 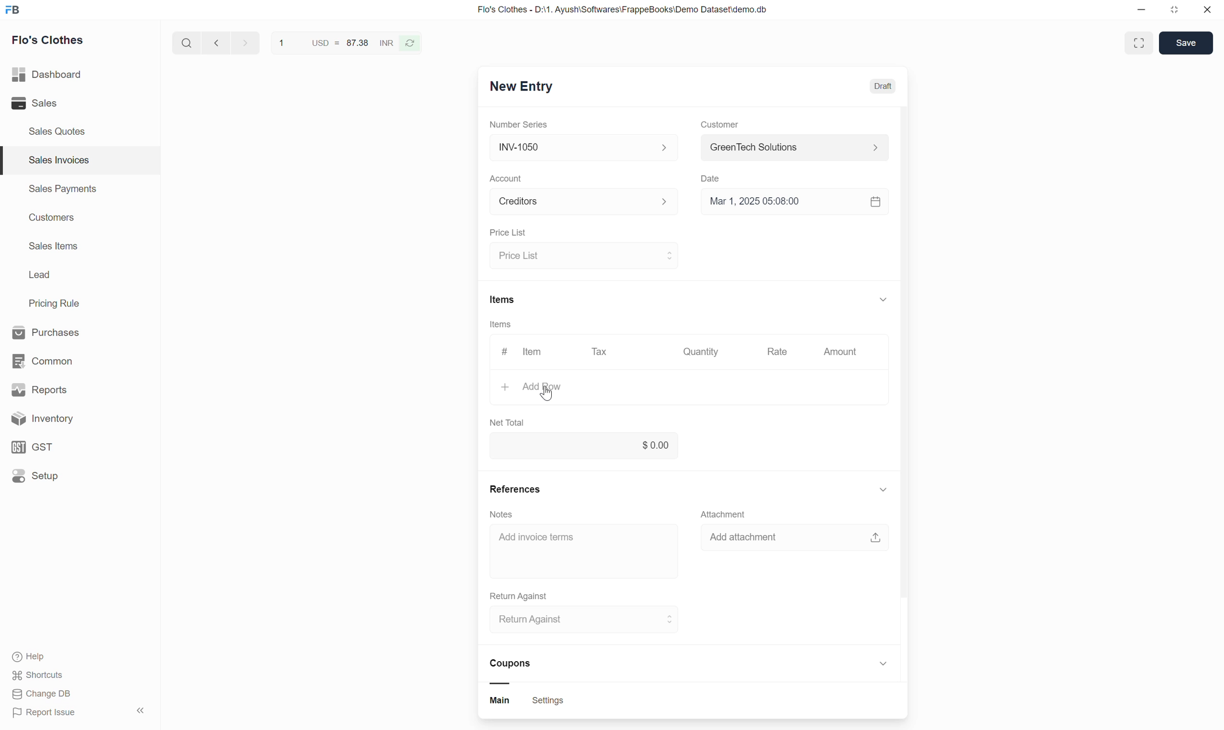 I want to click on Help, so click(x=52, y=656).